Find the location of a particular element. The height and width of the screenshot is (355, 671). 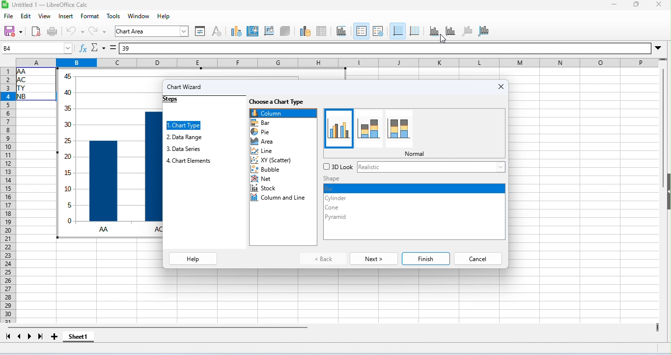

legends on/ off is located at coordinates (362, 31).